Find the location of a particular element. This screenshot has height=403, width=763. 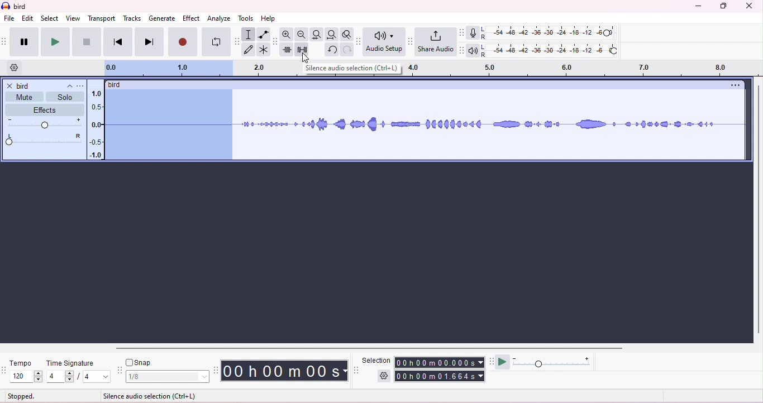

zoom out is located at coordinates (302, 35).